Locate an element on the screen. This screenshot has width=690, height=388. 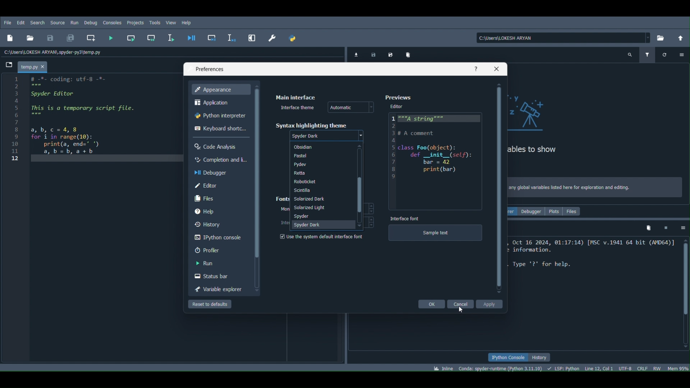
Use the system default  is located at coordinates (321, 237).